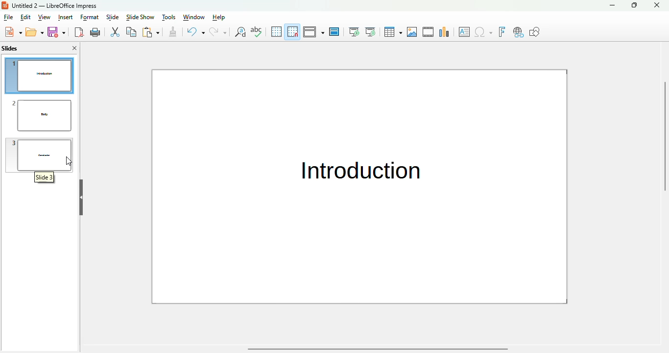 The image size is (669, 353). I want to click on open, so click(35, 32).